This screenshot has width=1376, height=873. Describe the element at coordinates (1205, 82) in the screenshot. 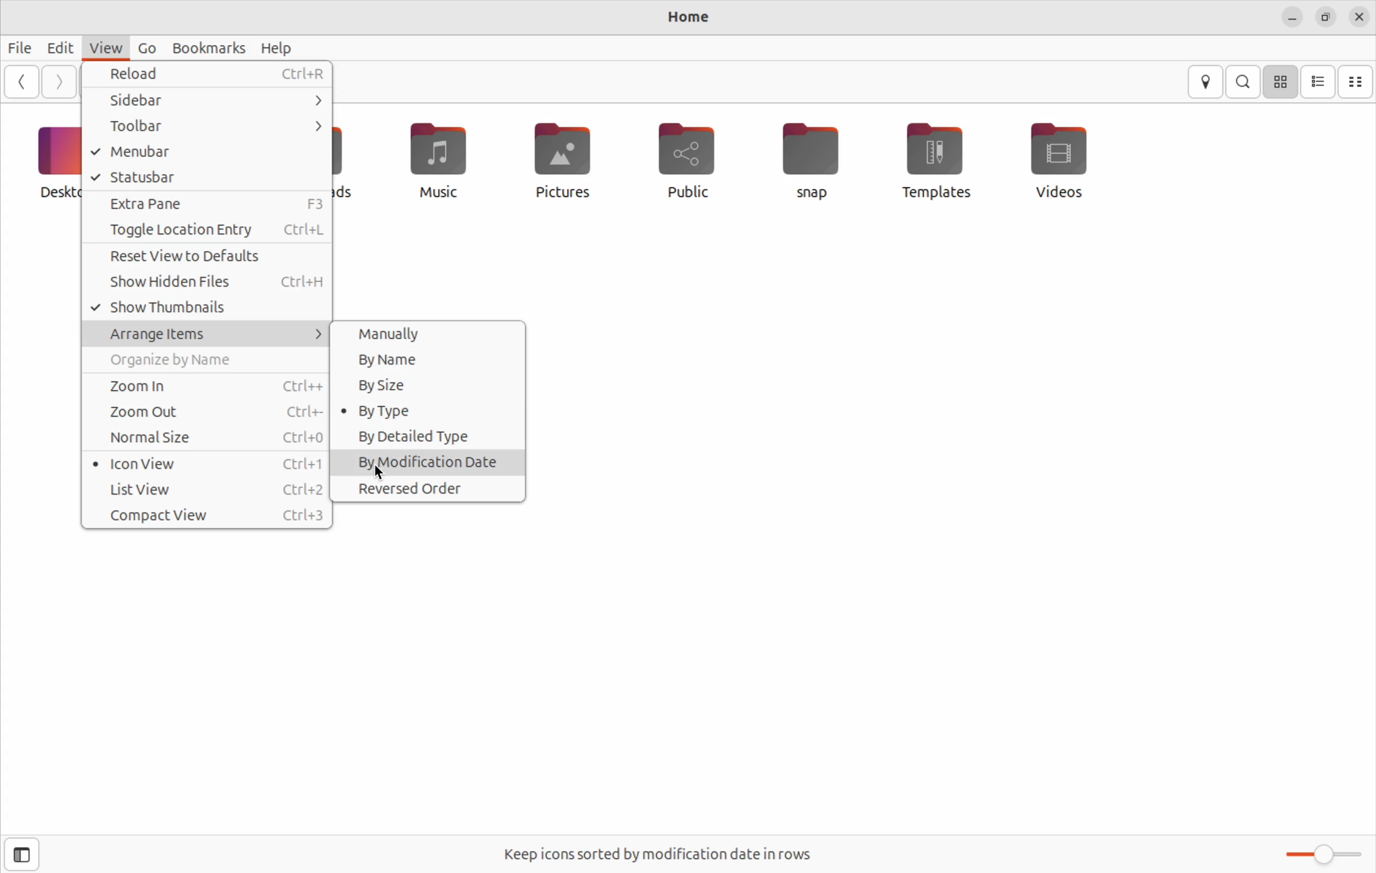

I see `location` at that location.